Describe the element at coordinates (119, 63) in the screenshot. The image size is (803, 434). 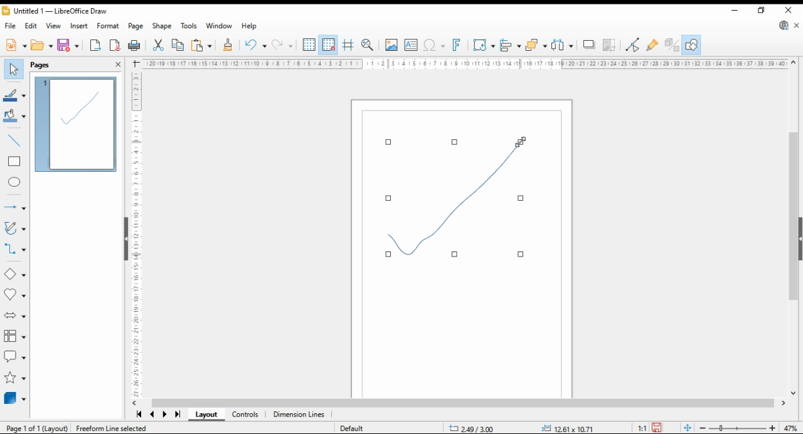
I see `close pane` at that location.